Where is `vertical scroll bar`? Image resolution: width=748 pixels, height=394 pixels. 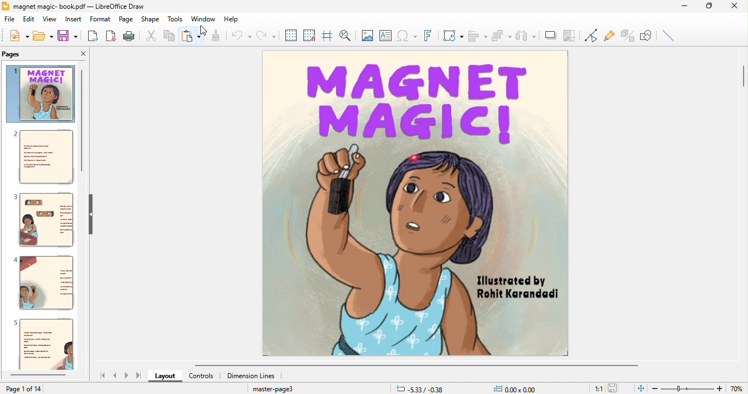
vertical scroll bar is located at coordinates (82, 120).